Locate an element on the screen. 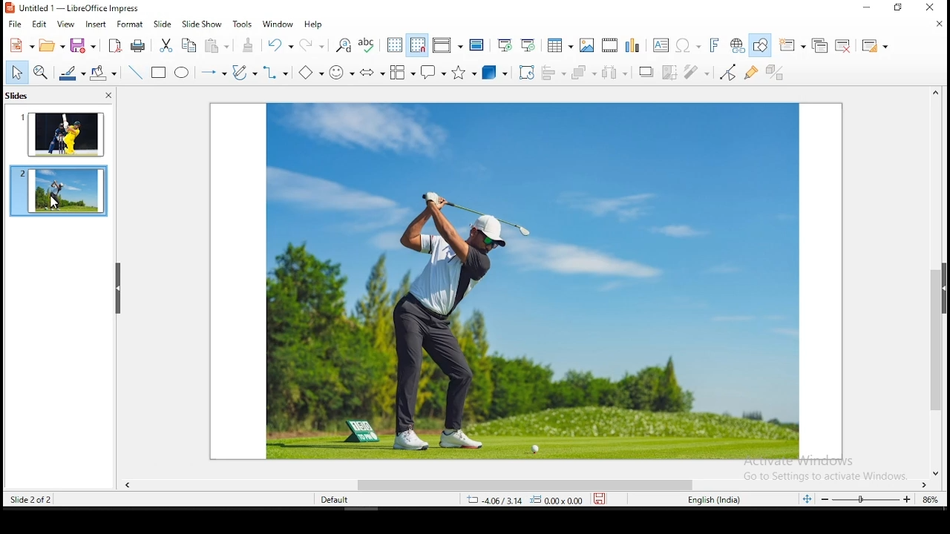  curves and polygons is located at coordinates (243, 73).